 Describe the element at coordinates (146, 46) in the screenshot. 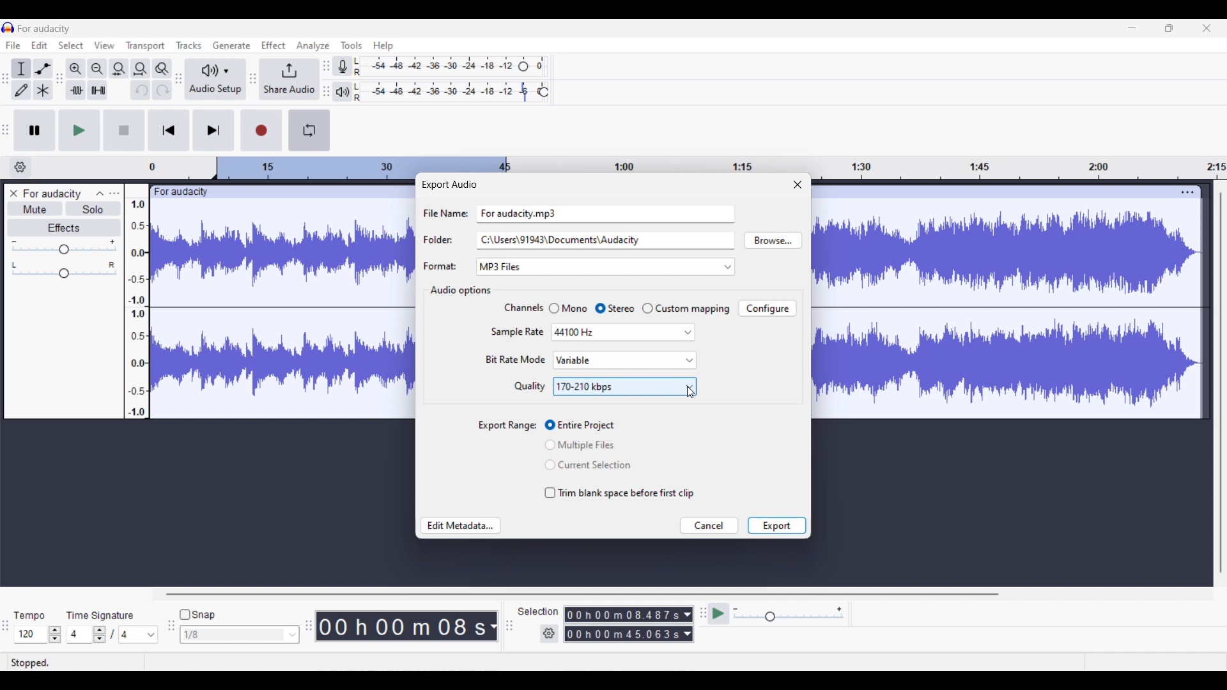

I see `Transport menu` at that location.